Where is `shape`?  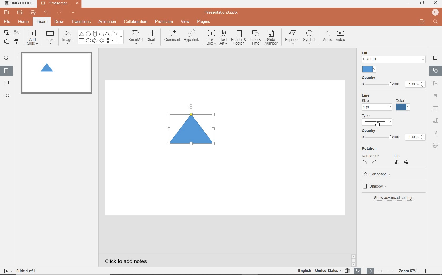 shape is located at coordinates (193, 129).